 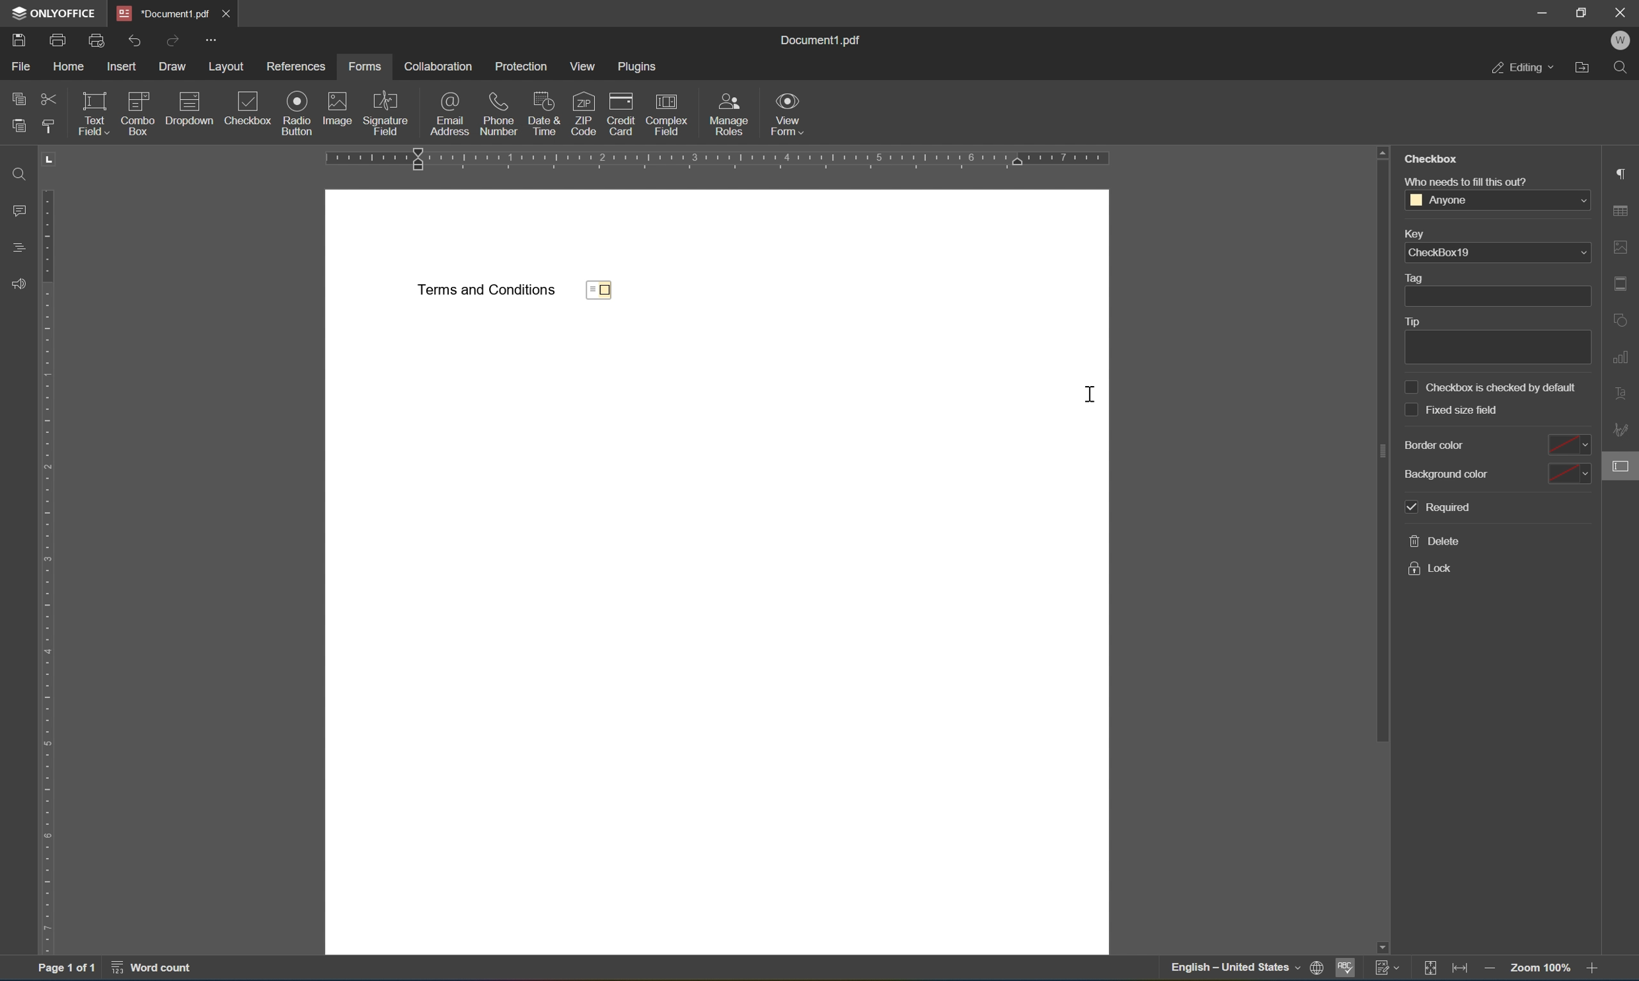 What do you see at coordinates (639, 67) in the screenshot?
I see `plugins` at bounding box center [639, 67].